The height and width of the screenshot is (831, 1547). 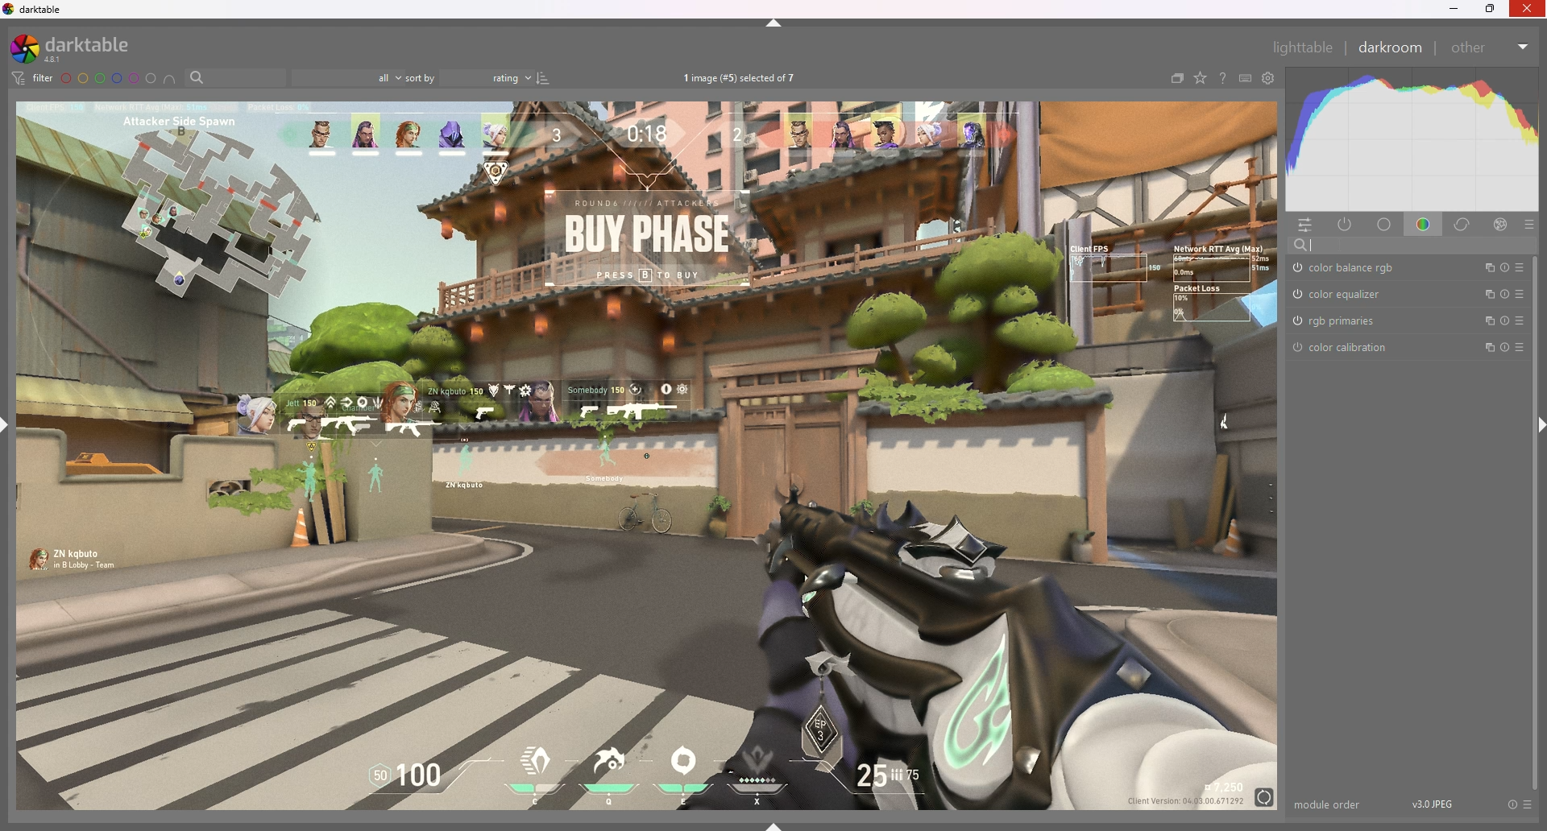 What do you see at coordinates (1482, 349) in the screenshot?
I see `multiple instances action` at bounding box center [1482, 349].